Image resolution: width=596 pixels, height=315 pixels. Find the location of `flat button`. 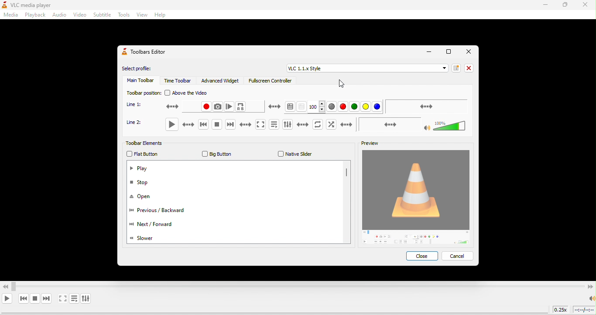

flat button is located at coordinates (143, 154).